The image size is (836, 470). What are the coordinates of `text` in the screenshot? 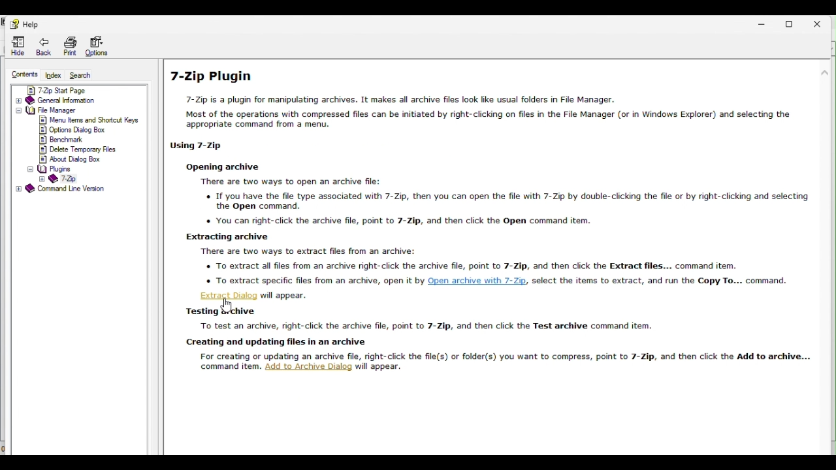 It's located at (424, 326).